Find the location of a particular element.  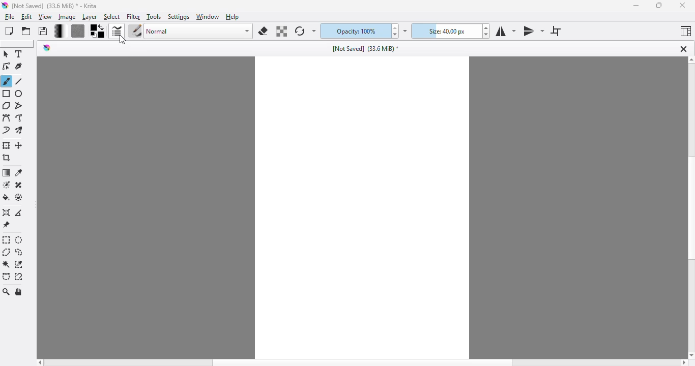

set eraser mode is located at coordinates (263, 31).